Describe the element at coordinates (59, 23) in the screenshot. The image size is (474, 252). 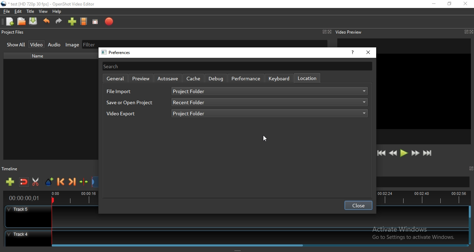
I see `Redo` at that location.